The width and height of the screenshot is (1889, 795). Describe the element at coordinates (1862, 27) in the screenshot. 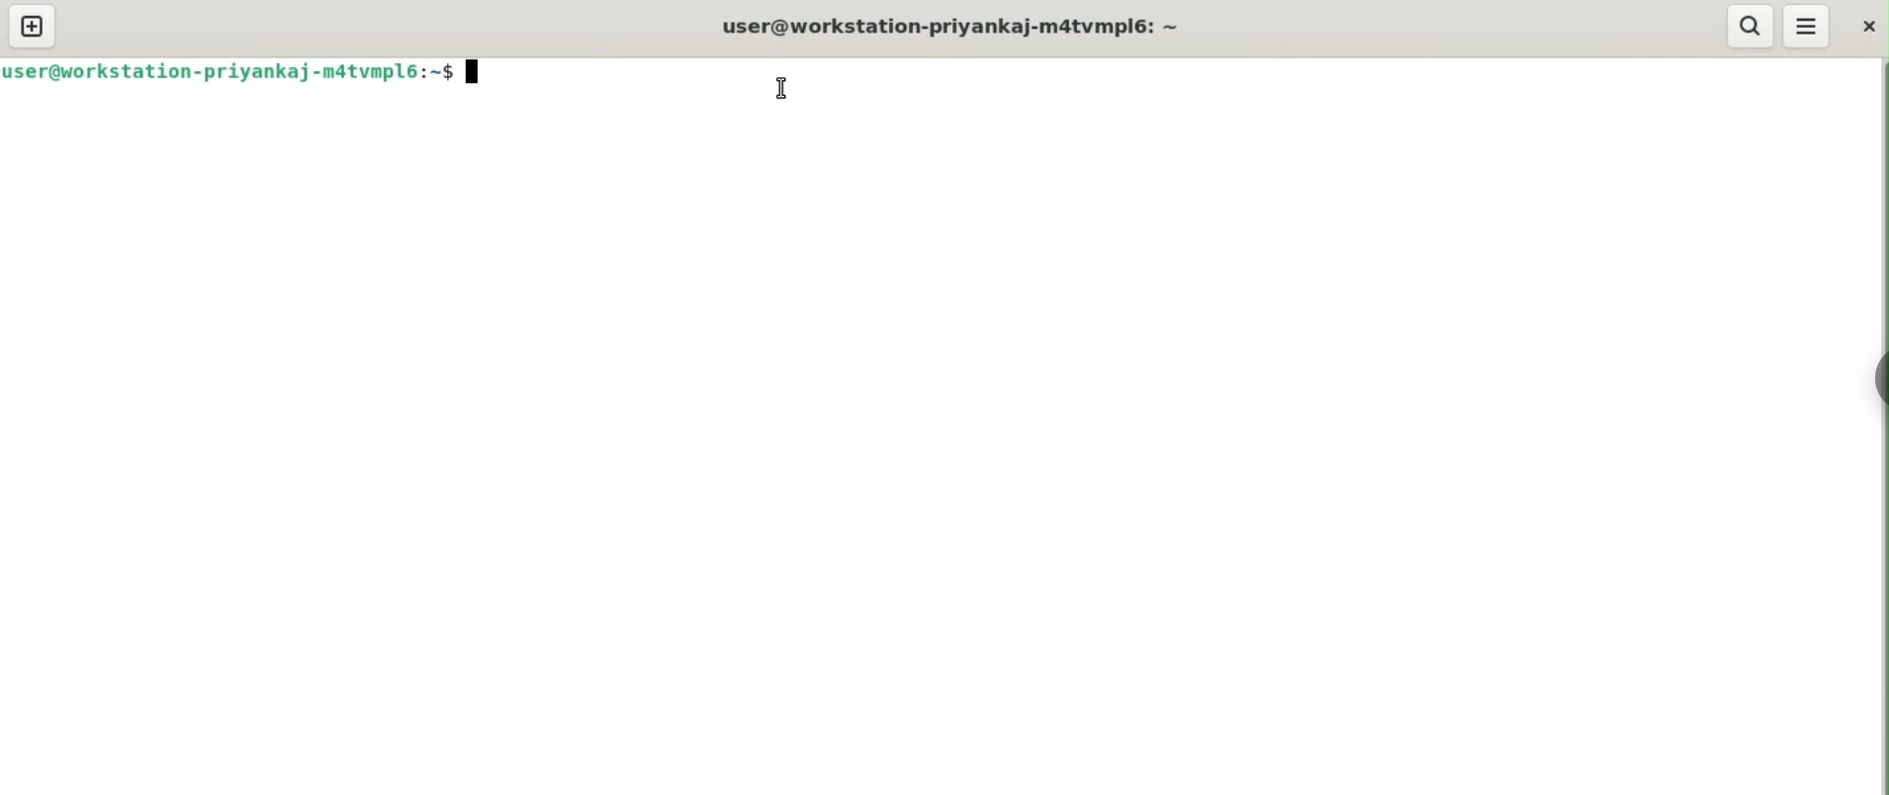

I see `close` at that location.